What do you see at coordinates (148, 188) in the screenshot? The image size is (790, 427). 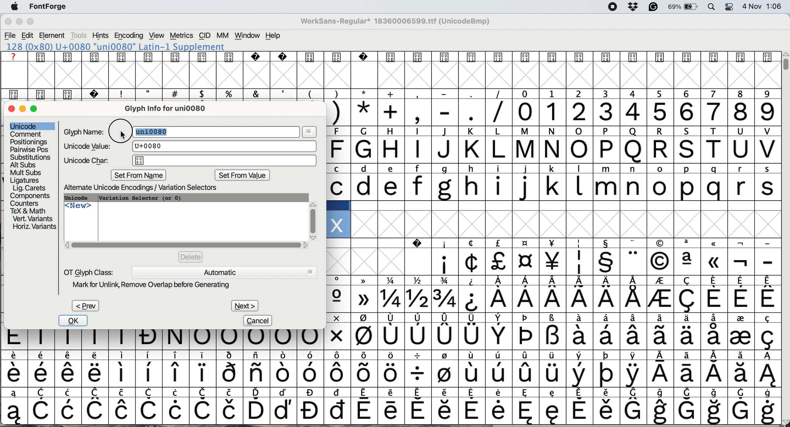 I see `alternate unicode encodings variation selectors` at bounding box center [148, 188].